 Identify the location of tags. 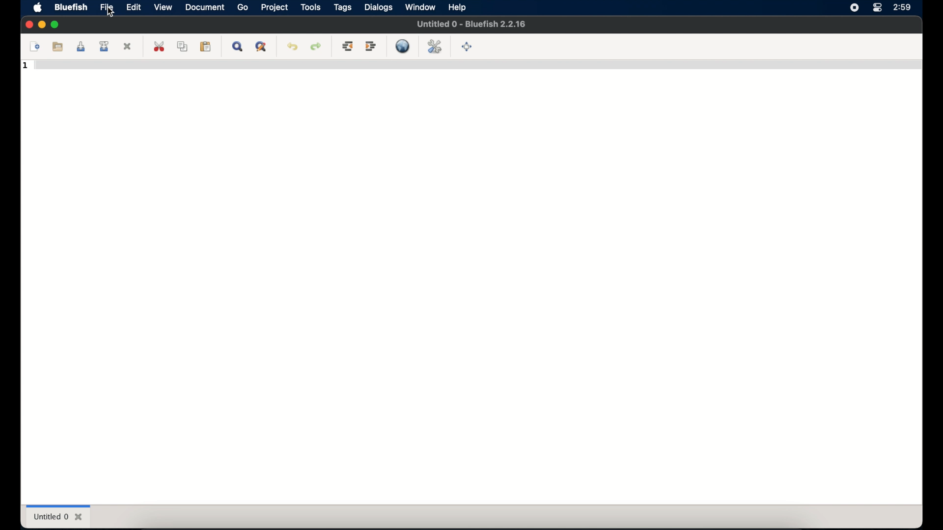
(343, 7).